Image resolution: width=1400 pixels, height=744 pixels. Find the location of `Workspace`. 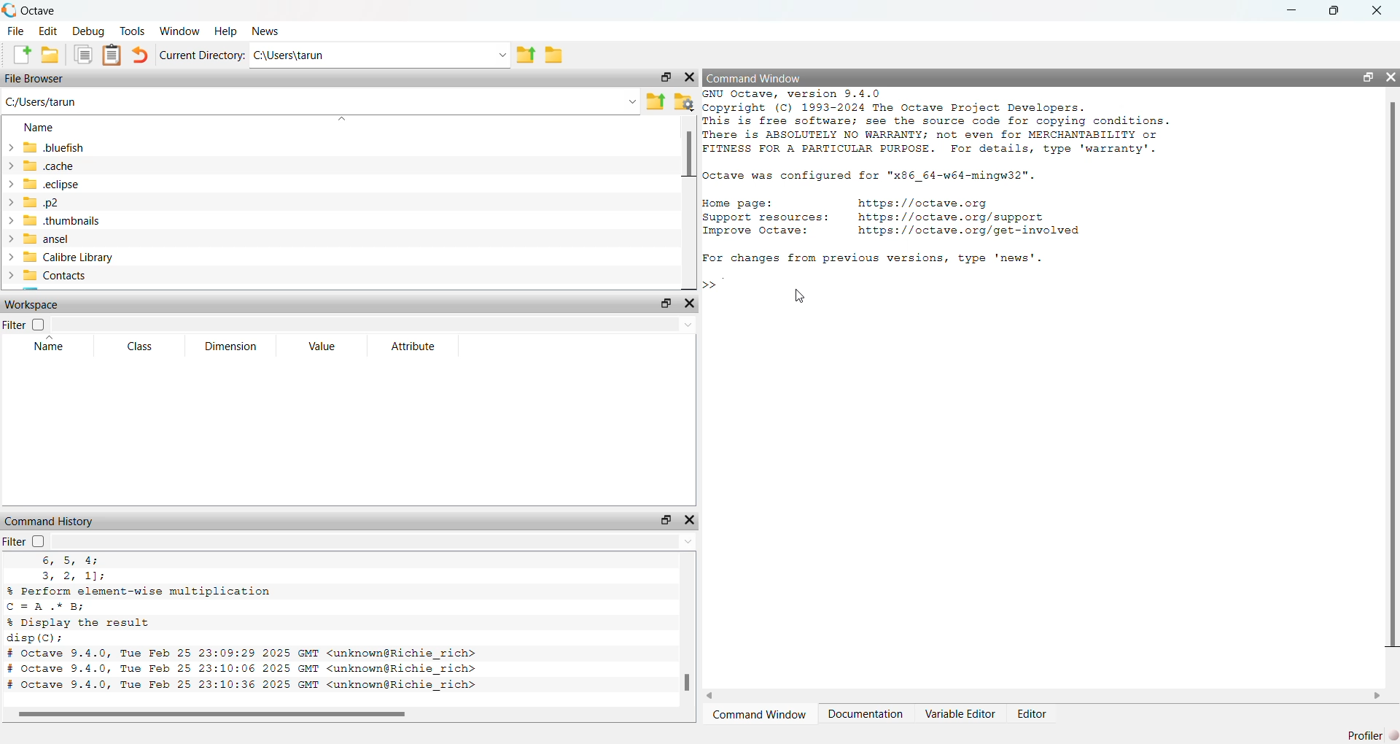

Workspace is located at coordinates (32, 303).